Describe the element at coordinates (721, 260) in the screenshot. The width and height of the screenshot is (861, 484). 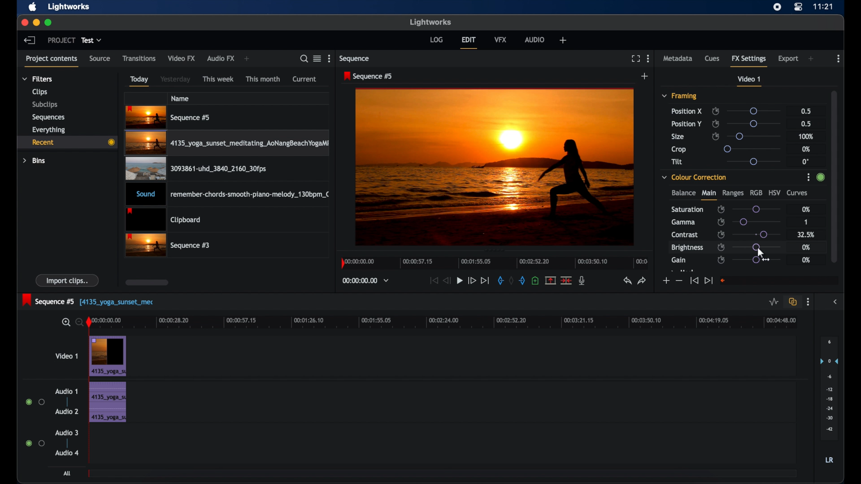
I see `enable/disable keyframes` at that location.